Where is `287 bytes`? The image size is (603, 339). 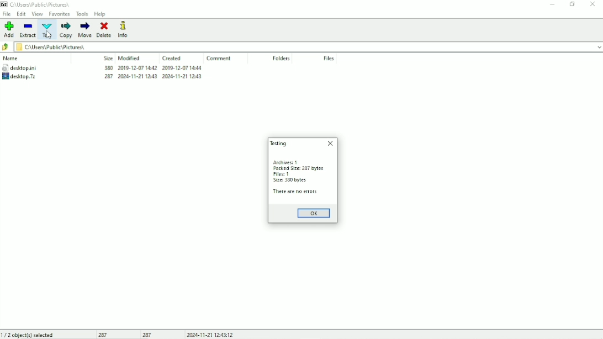
287 bytes is located at coordinates (316, 169).